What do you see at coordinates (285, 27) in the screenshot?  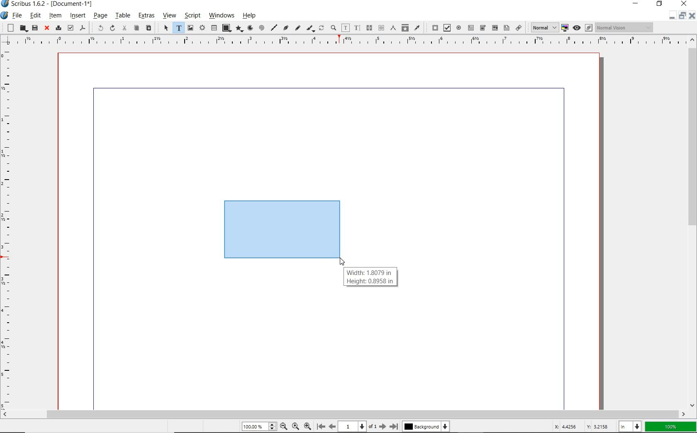 I see `Bezier curve` at bounding box center [285, 27].